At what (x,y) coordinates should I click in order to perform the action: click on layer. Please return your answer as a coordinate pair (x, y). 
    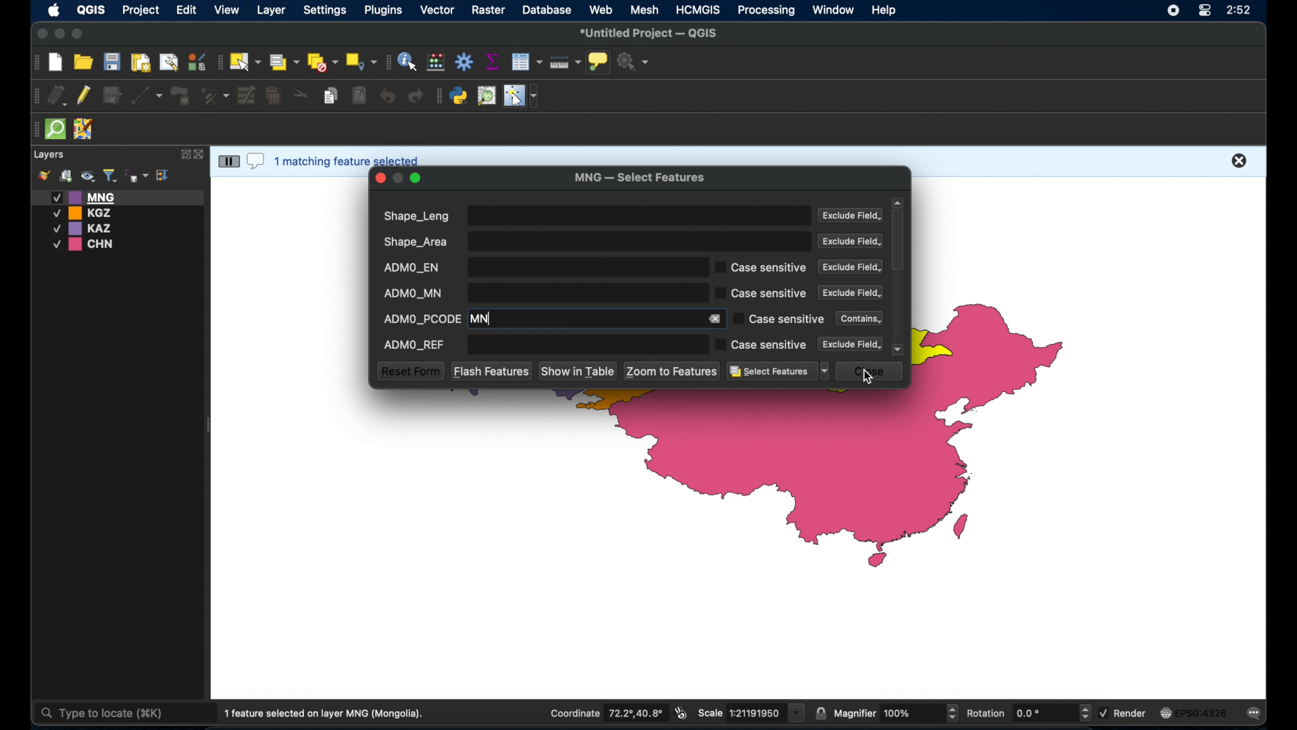
    Looking at the image, I should click on (270, 10).